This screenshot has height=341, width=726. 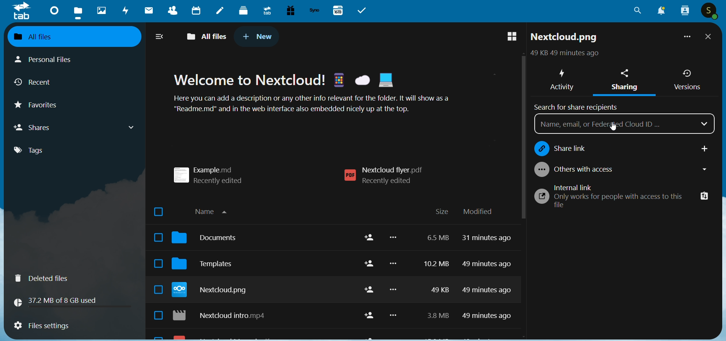 What do you see at coordinates (170, 12) in the screenshot?
I see `contacts` at bounding box center [170, 12].